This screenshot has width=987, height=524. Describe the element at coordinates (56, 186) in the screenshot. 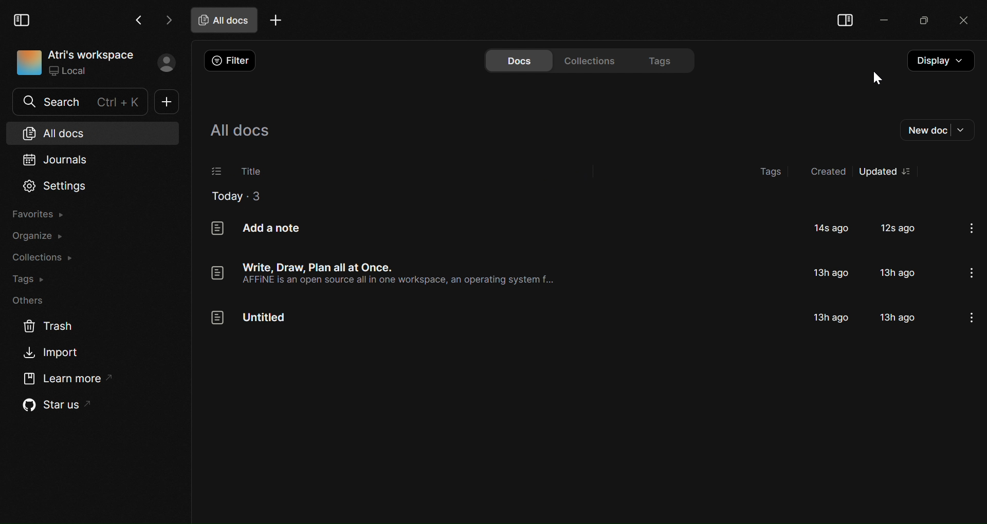

I see `Settings` at that location.